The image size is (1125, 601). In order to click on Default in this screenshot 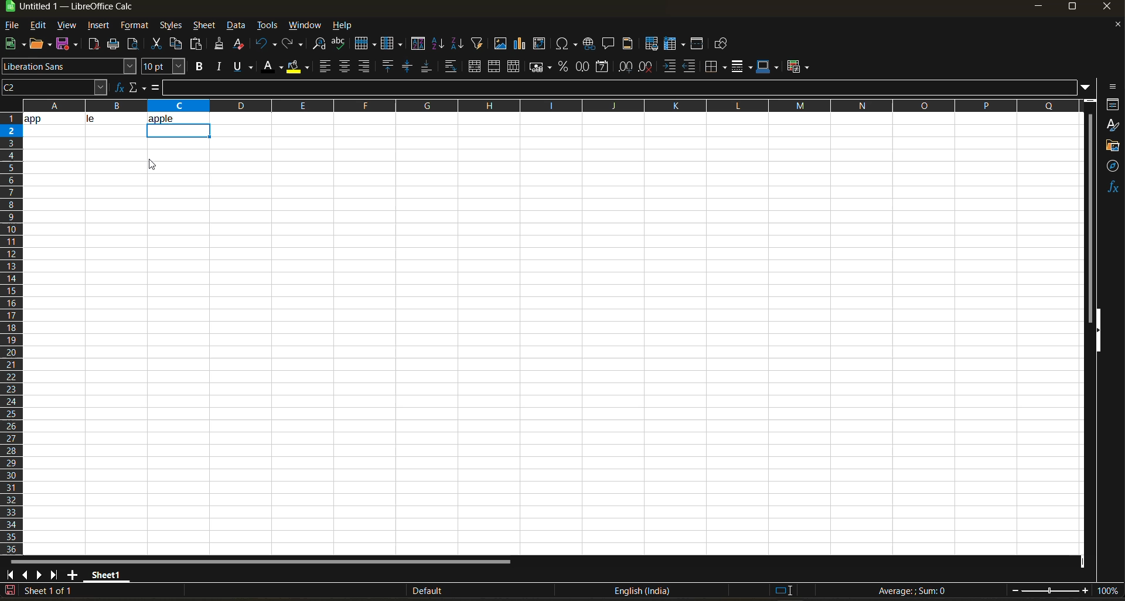, I will do `click(417, 591)`.